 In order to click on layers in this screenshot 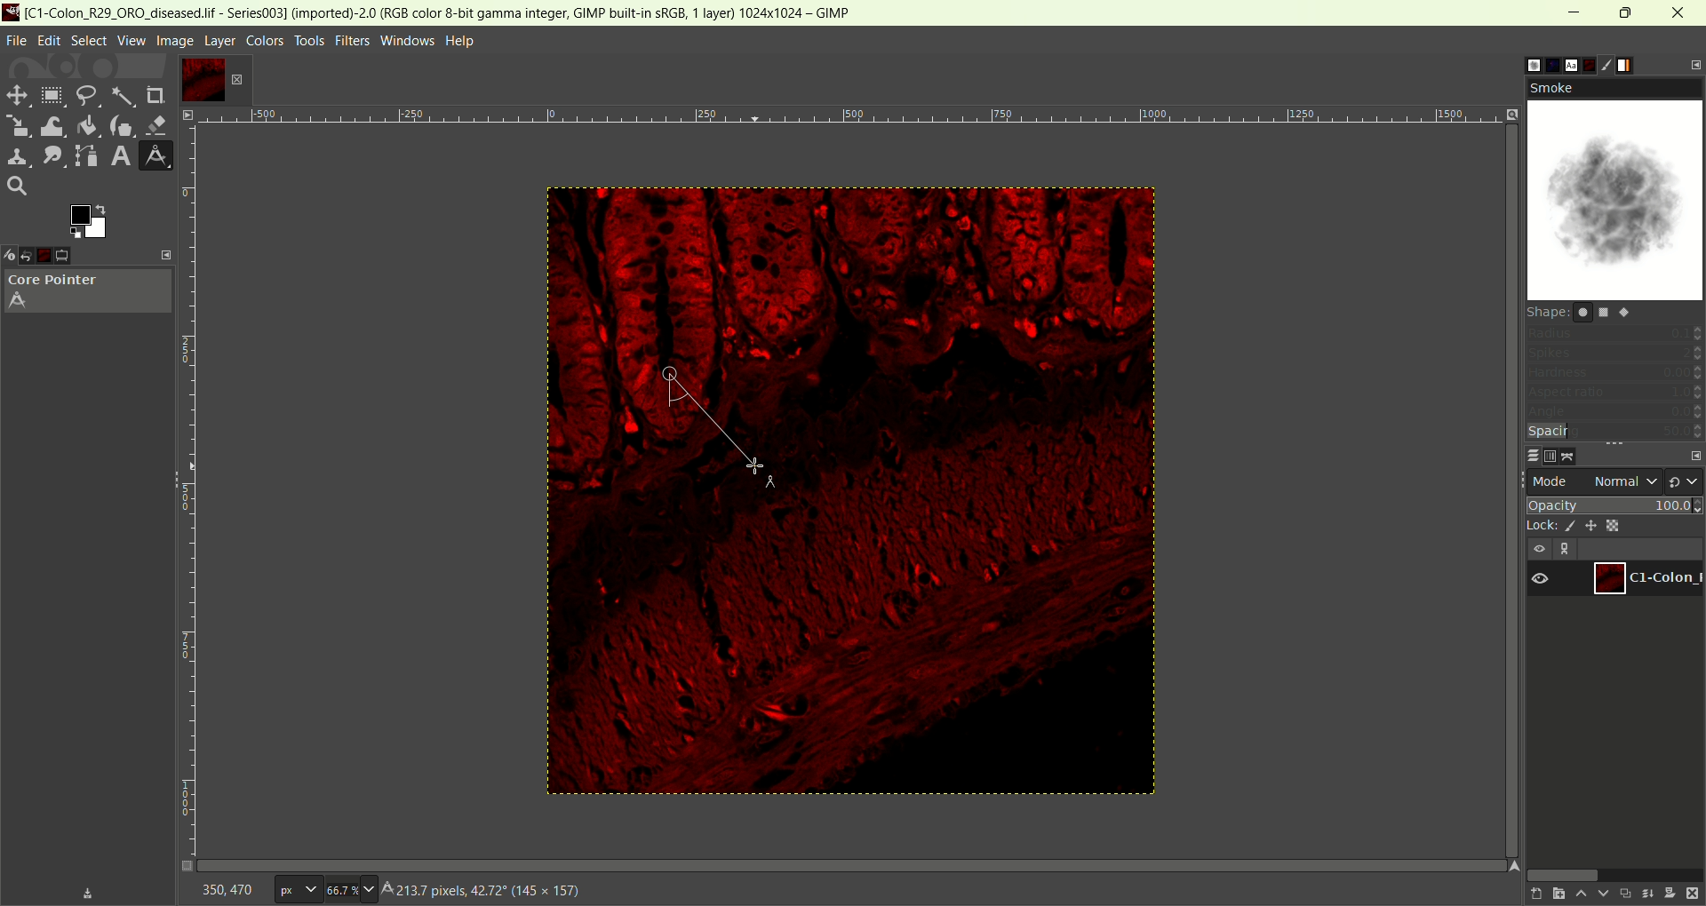, I will do `click(1526, 455)`.